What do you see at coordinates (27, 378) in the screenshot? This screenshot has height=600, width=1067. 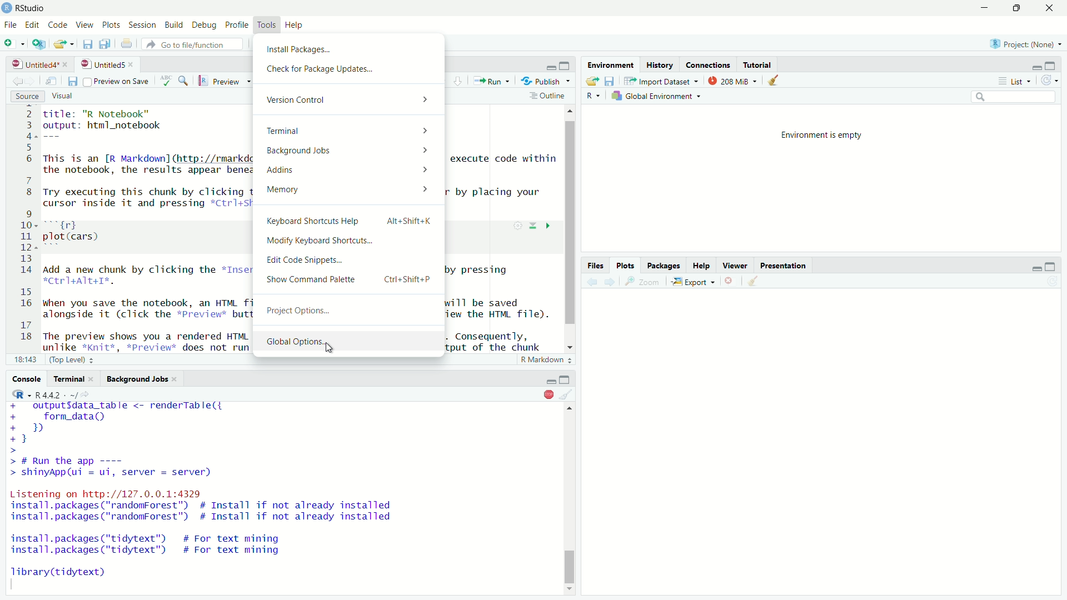 I see `Console` at bounding box center [27, 378].